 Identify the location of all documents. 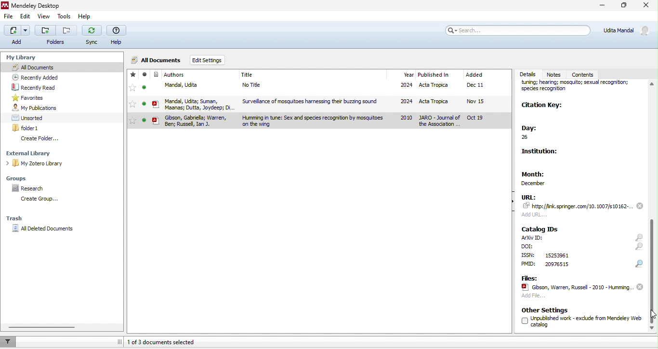
(157, 59).